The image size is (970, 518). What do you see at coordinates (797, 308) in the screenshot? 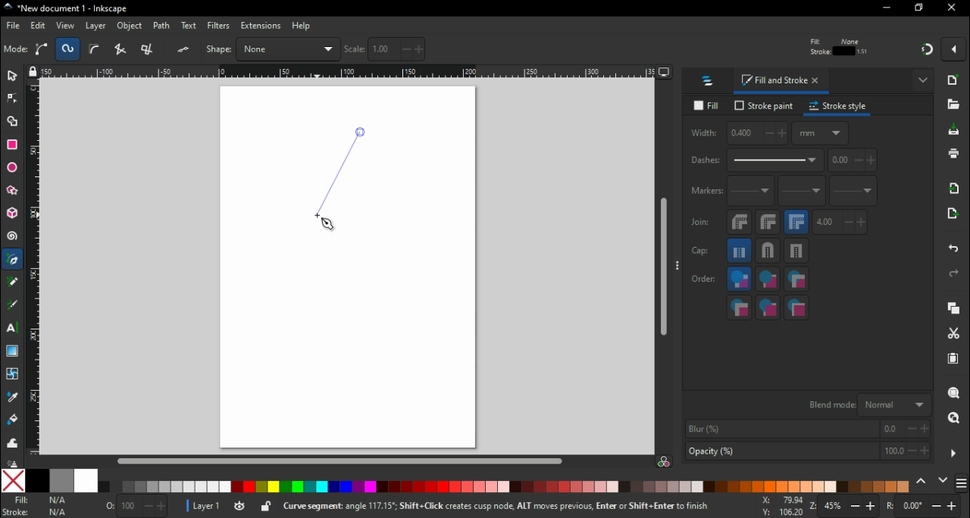
I see `markers, stoke, fills` at bounding box center [797, 308].